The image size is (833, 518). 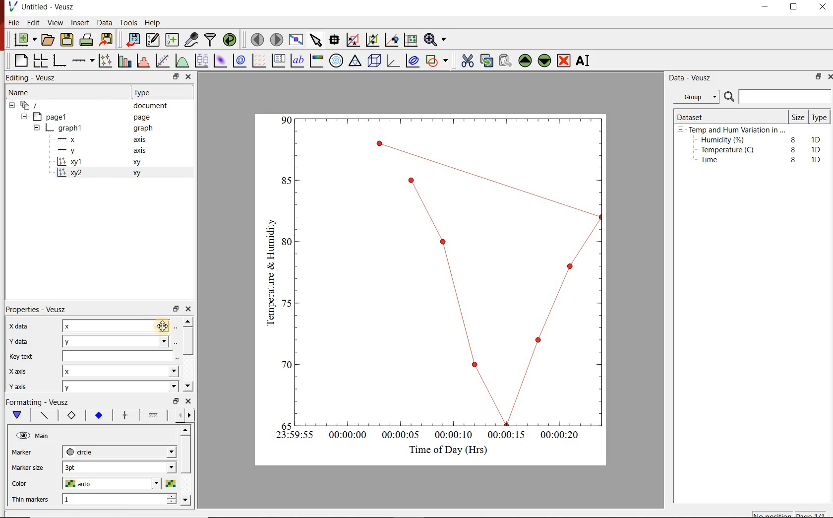 I want to click on graph, so click(x=143, y=129).